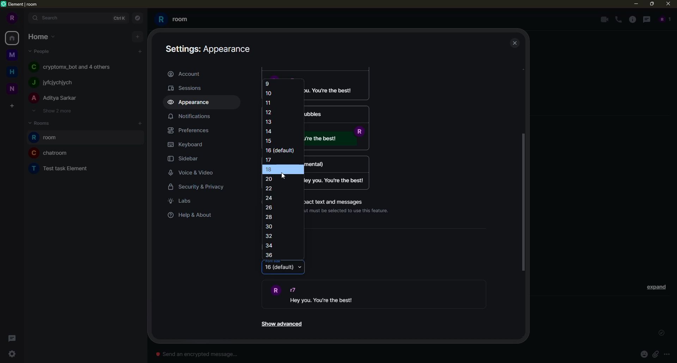 The width and height of the screenshot is (677, 363). Describe the element at coordinates (73, 66) in the screenshot. I see `people` at that location.